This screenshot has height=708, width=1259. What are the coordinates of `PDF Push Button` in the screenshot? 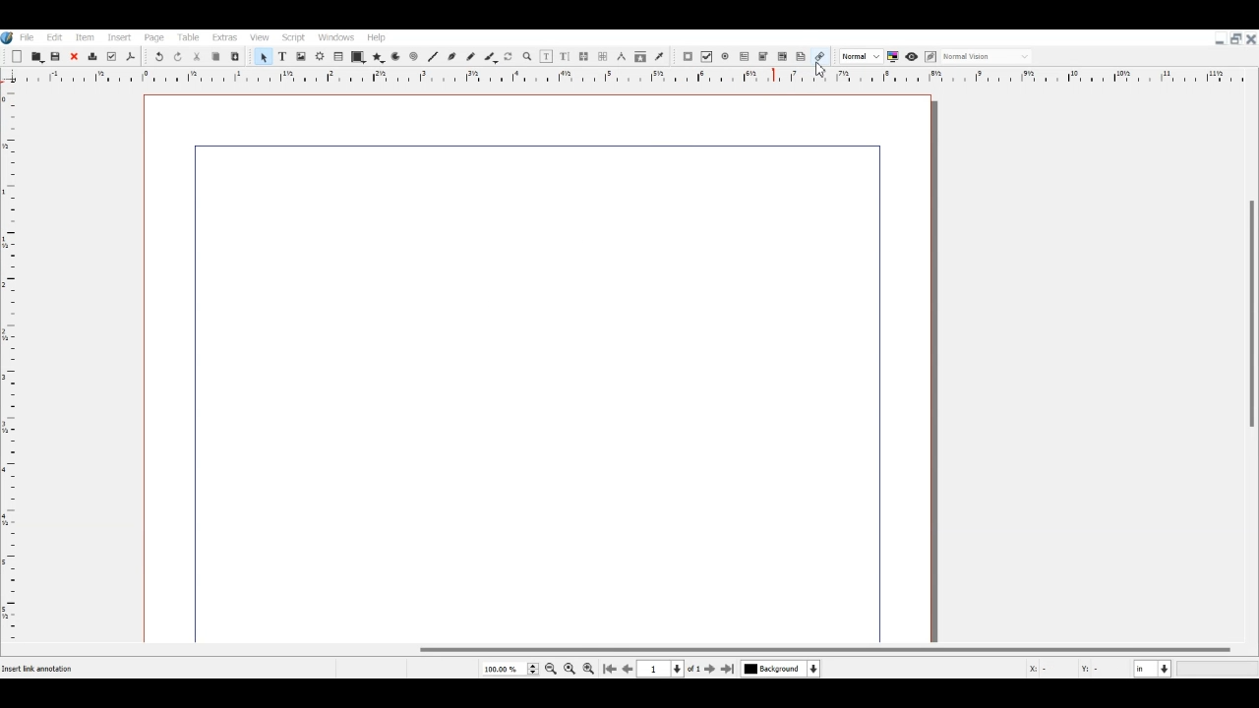 It's located at (688, 57).